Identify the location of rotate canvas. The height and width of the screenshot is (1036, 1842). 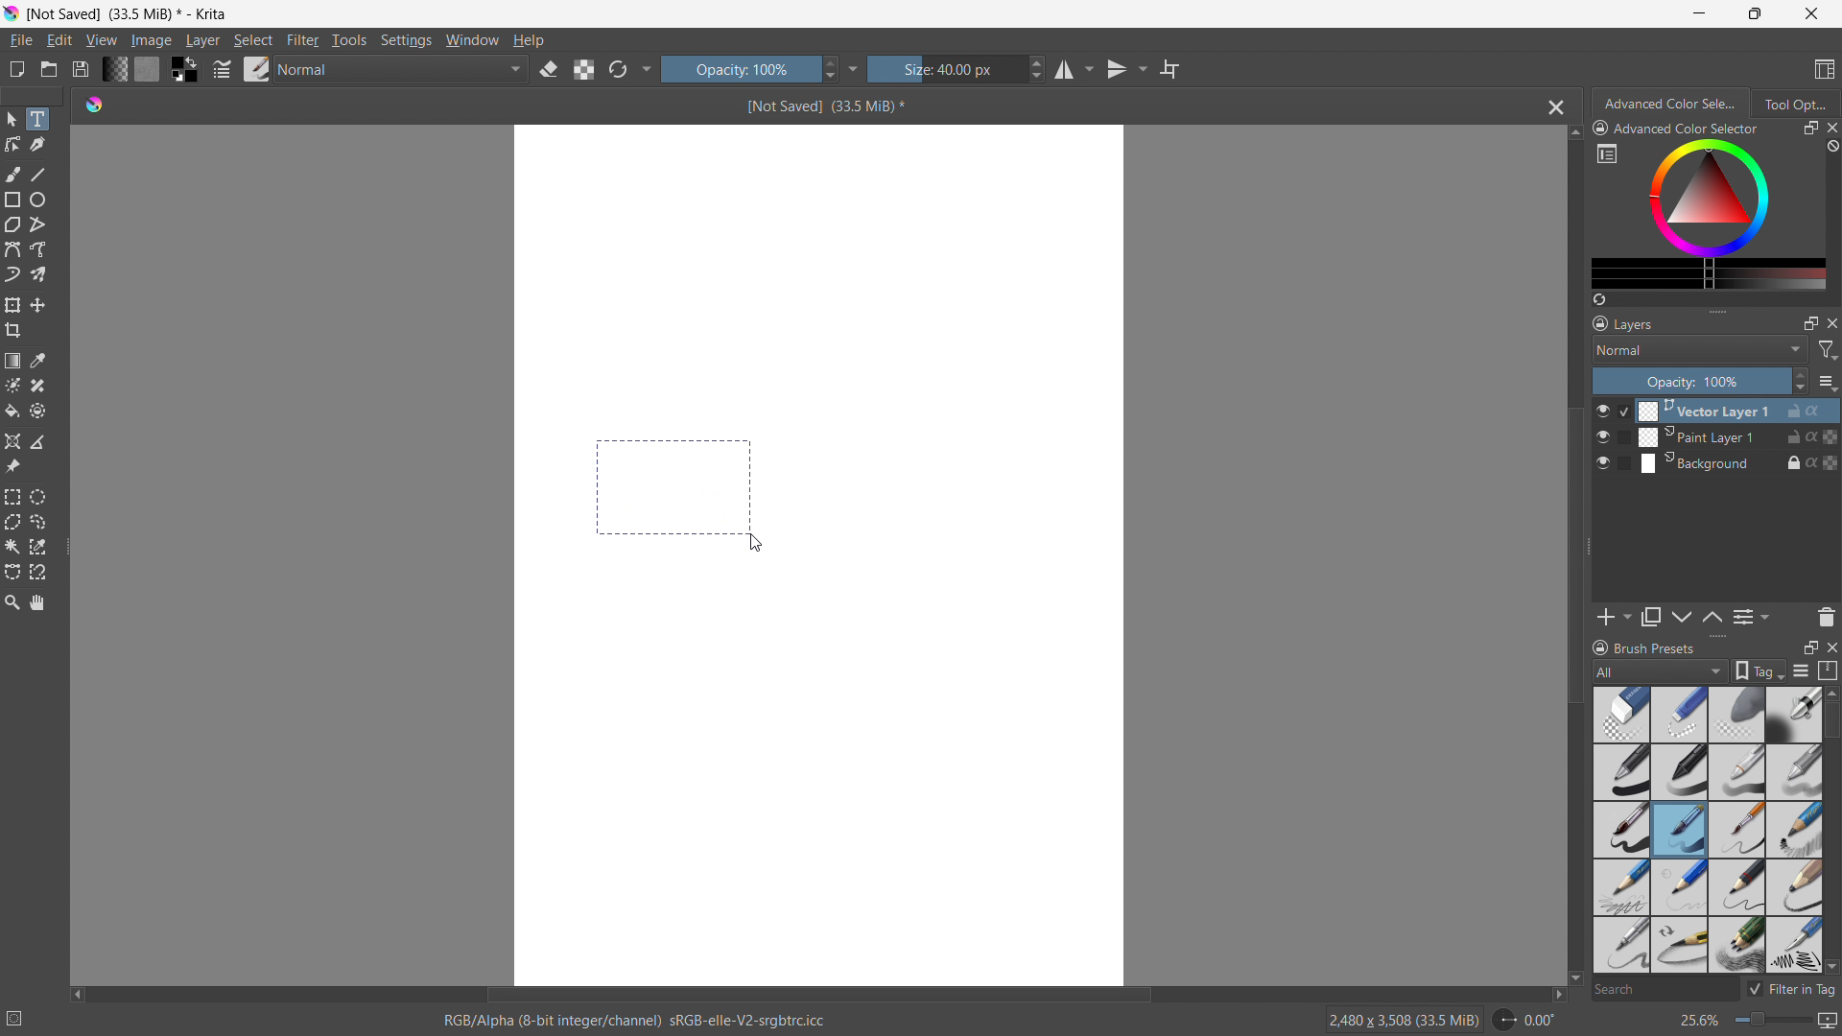
(1525, 1020).